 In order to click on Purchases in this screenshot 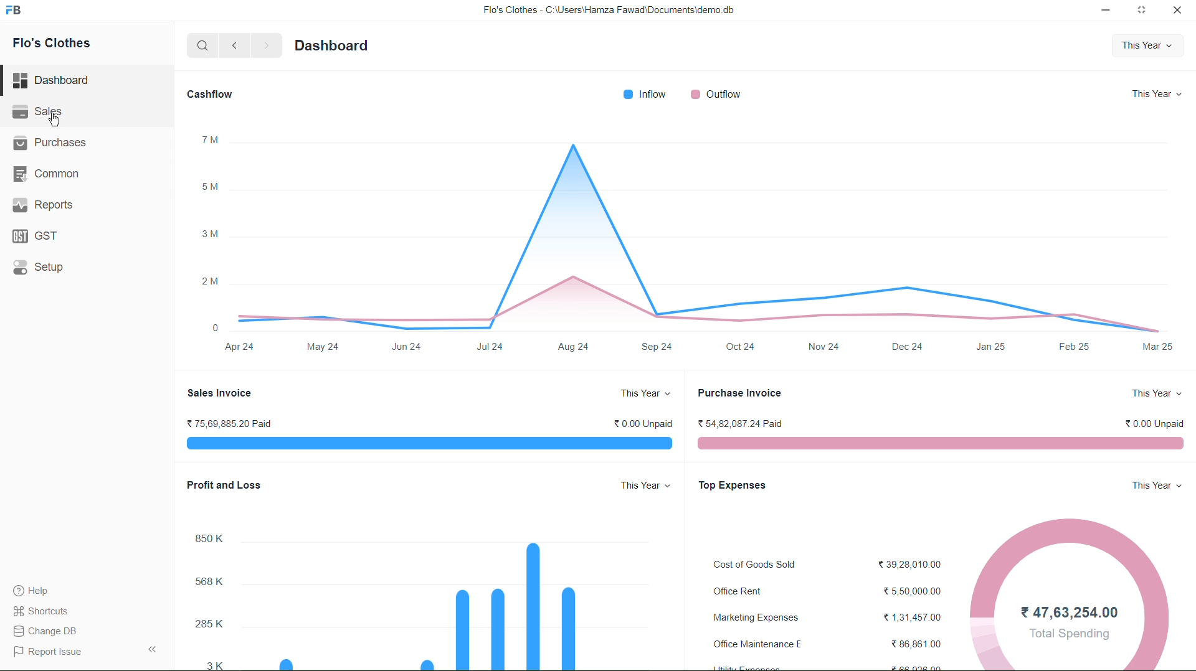, I will do `click(48, 142)`.